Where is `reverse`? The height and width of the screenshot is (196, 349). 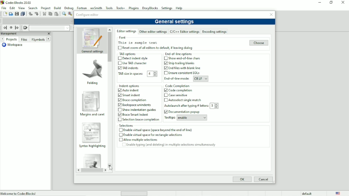 reverse is located at coordinates (78, 170).